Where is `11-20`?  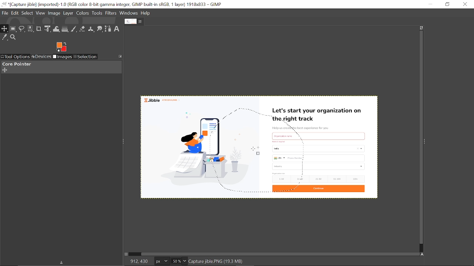
11-20 is located at coordinates (301, 178).